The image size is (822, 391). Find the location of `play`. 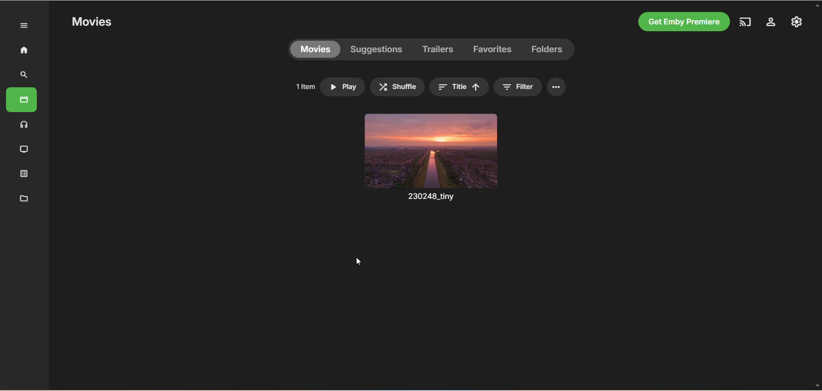

play is located at coordinates (344, 87).